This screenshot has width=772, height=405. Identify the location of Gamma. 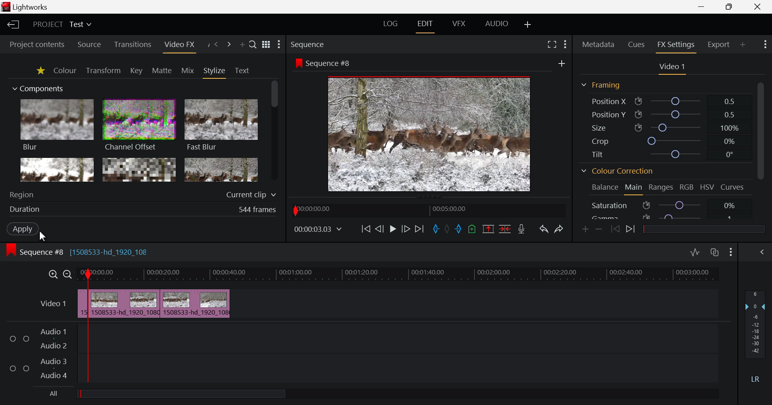
(669, 216).